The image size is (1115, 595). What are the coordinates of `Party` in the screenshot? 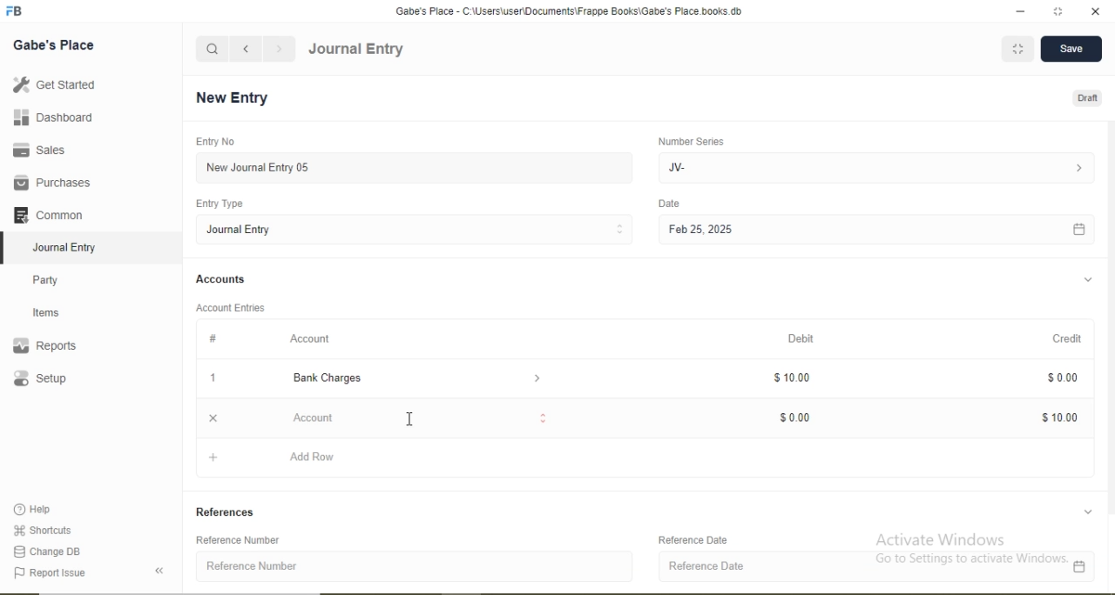 It's located at (57, 278).